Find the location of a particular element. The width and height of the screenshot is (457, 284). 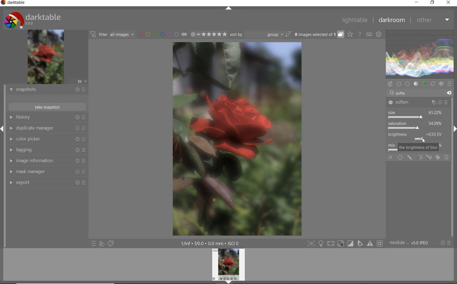

sort is located at coordinates (261, 35).